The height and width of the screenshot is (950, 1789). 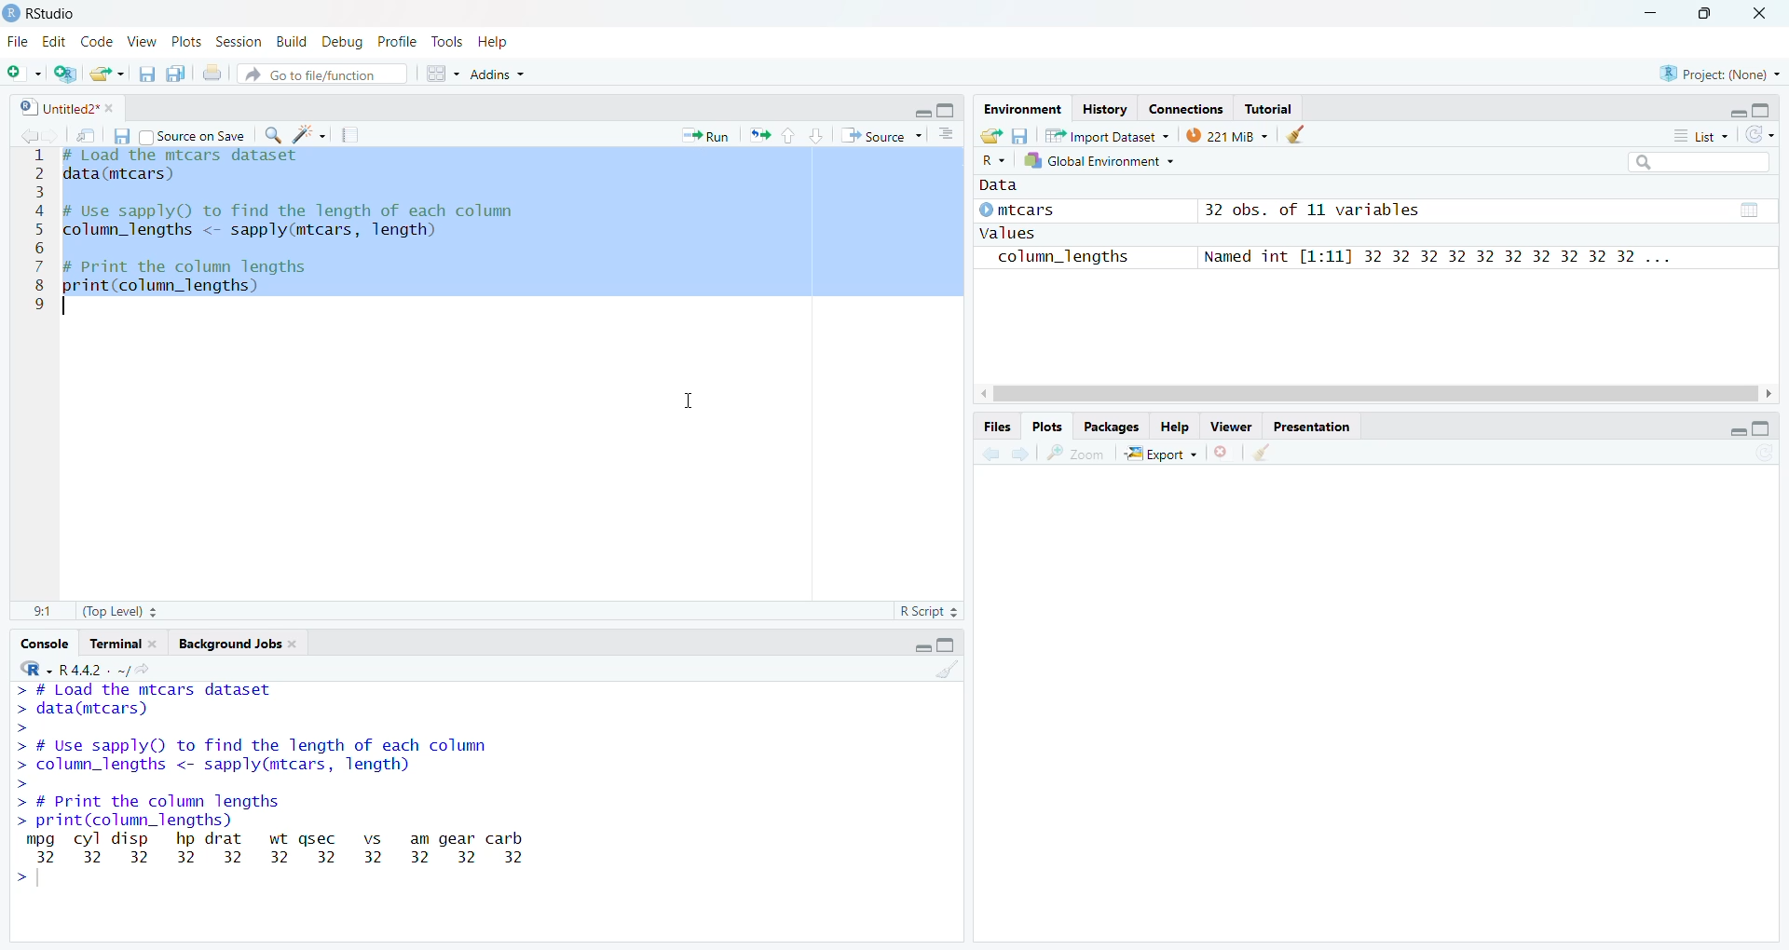 What do you see at coordinates (949, 109) in the screenshot?
I see `Full height` at bounding box center [949, 109].